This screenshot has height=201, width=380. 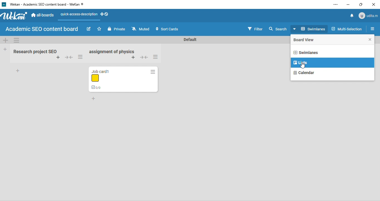 I want to click on Swimlanes, so click(x=306, y=52).